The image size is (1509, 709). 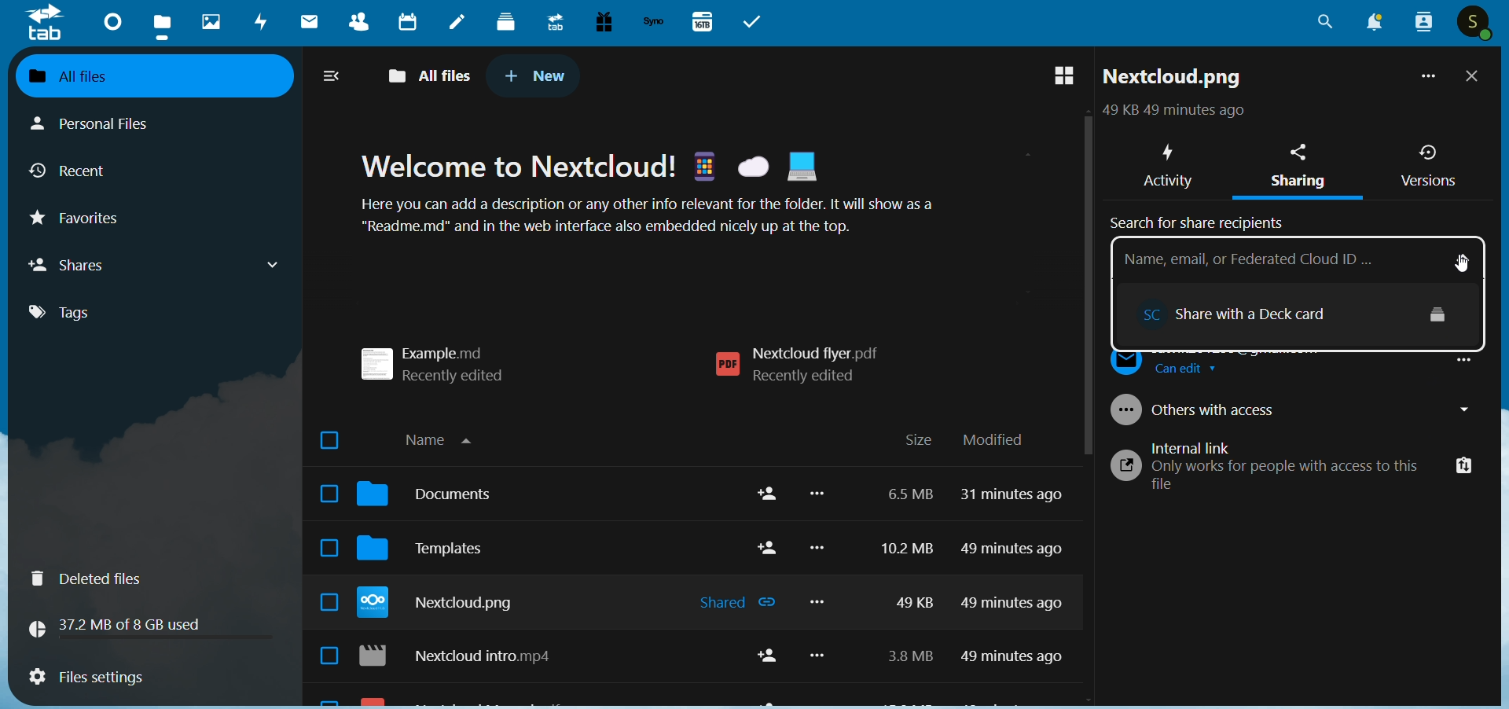 I want to click on others with link, so click(x=1296, y=408).